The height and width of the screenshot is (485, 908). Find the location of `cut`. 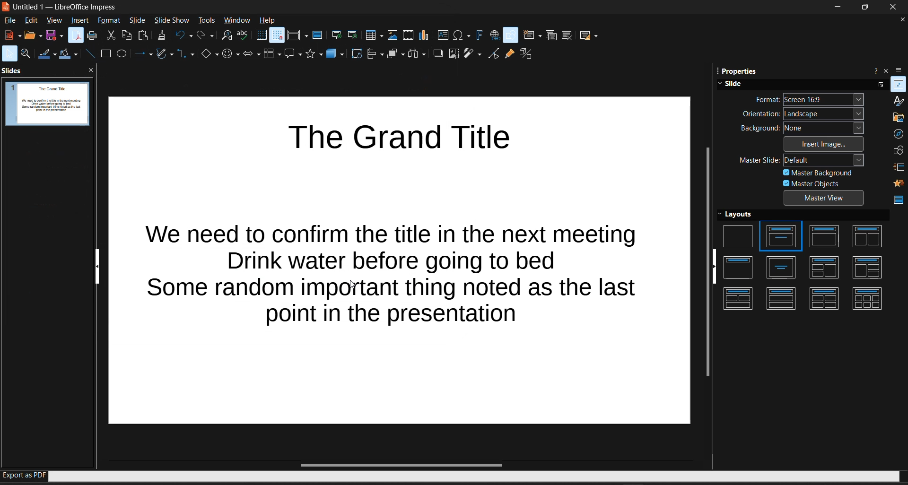

cut is located at coordinates (111, 35).